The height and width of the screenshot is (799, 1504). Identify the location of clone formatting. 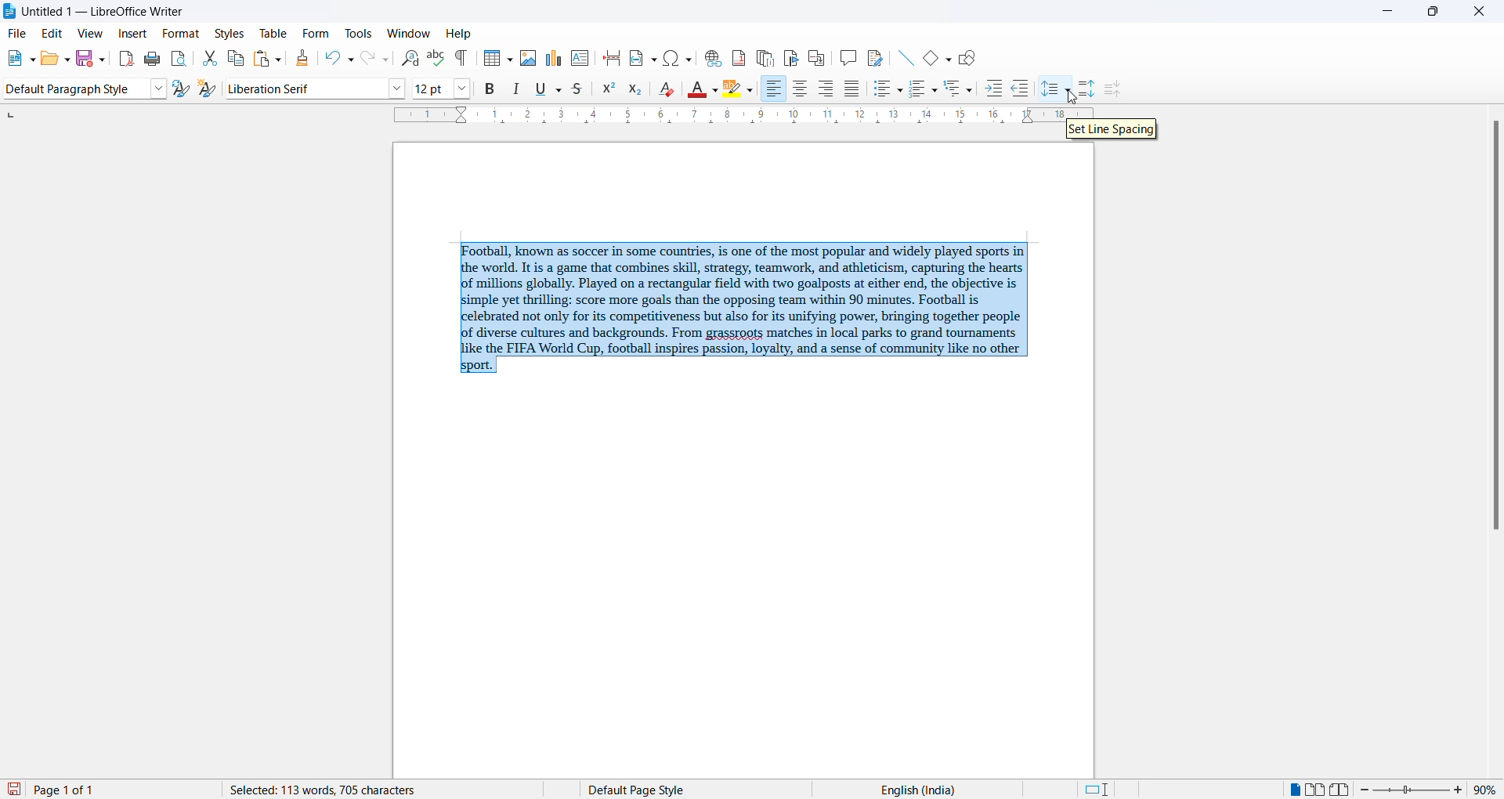
(304, 58).